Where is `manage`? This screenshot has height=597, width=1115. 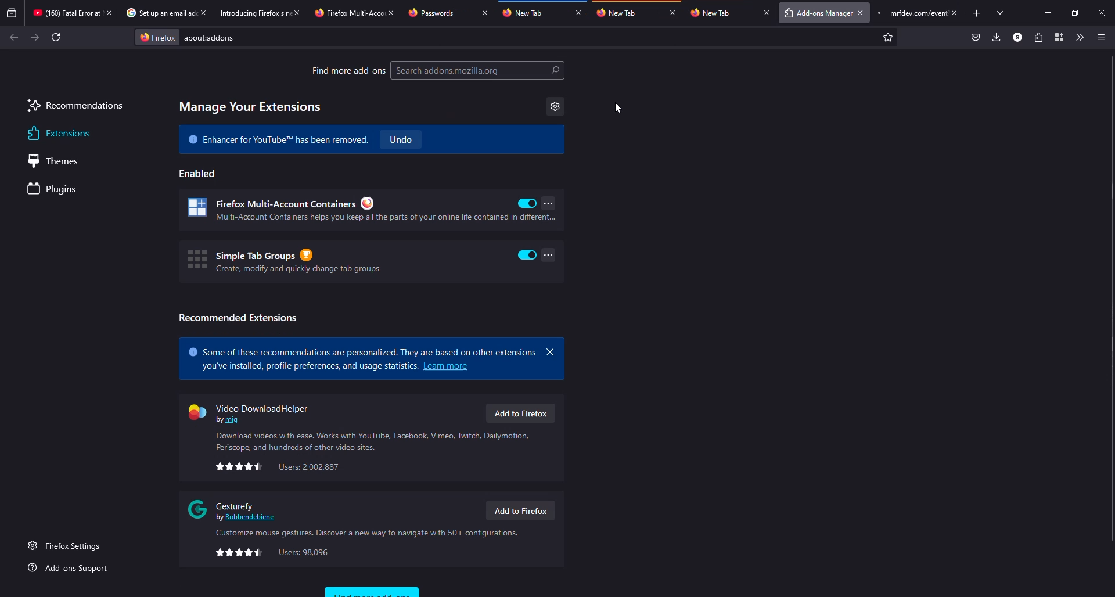 manage is located at coordinates (251, 107).